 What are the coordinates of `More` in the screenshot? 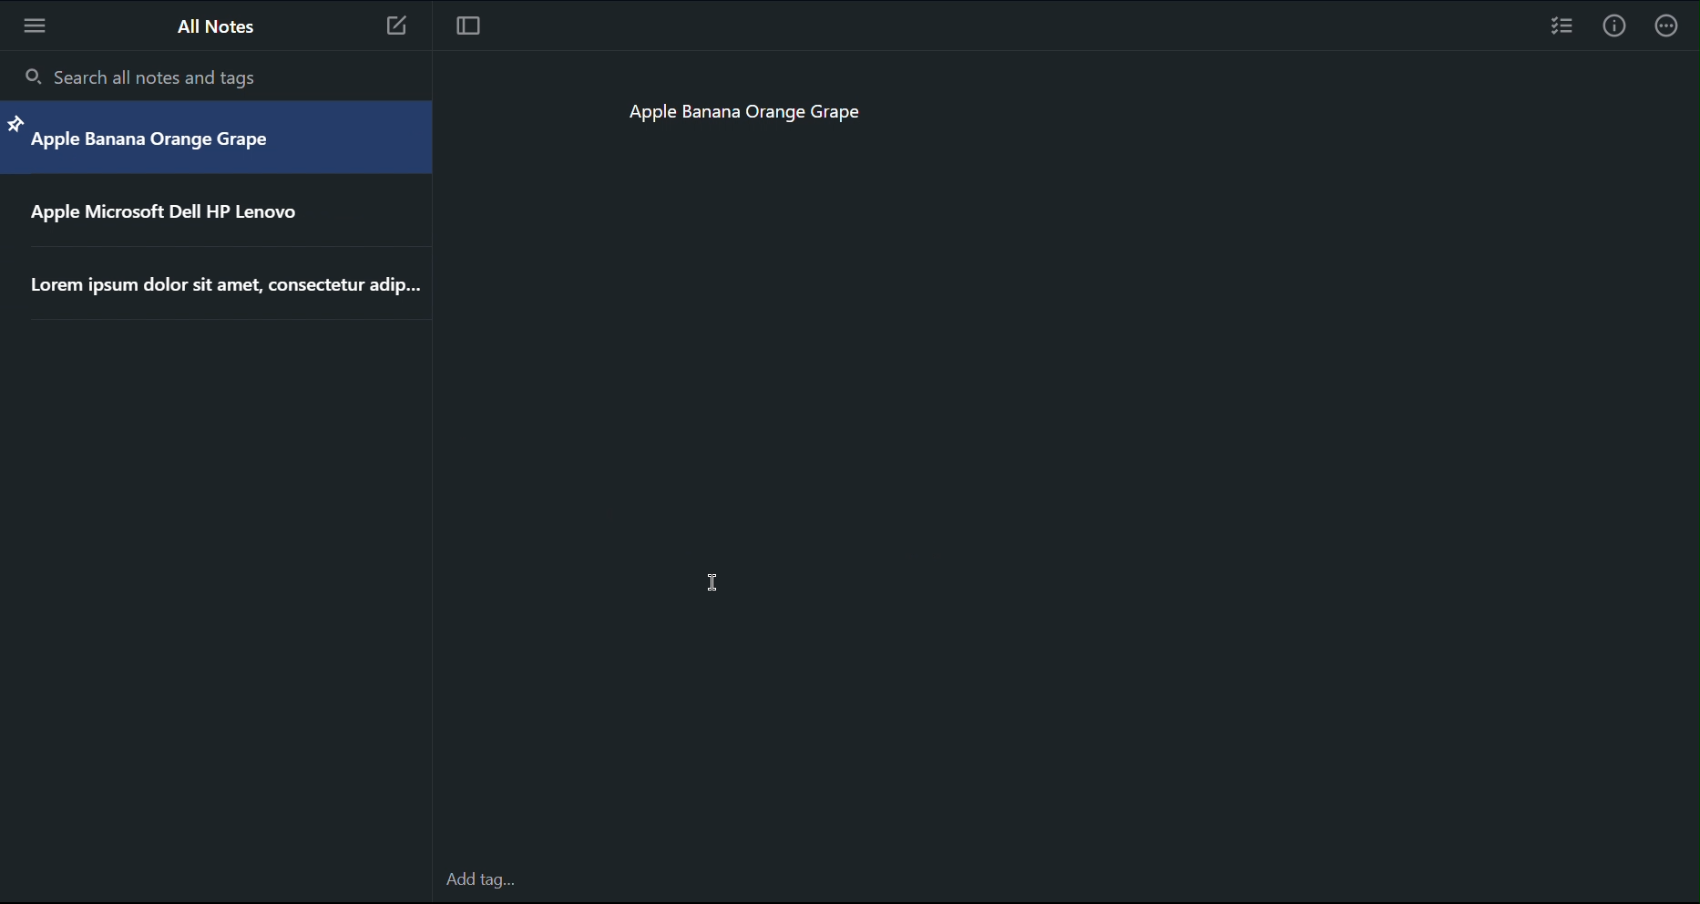 It's located at (1674, 25).